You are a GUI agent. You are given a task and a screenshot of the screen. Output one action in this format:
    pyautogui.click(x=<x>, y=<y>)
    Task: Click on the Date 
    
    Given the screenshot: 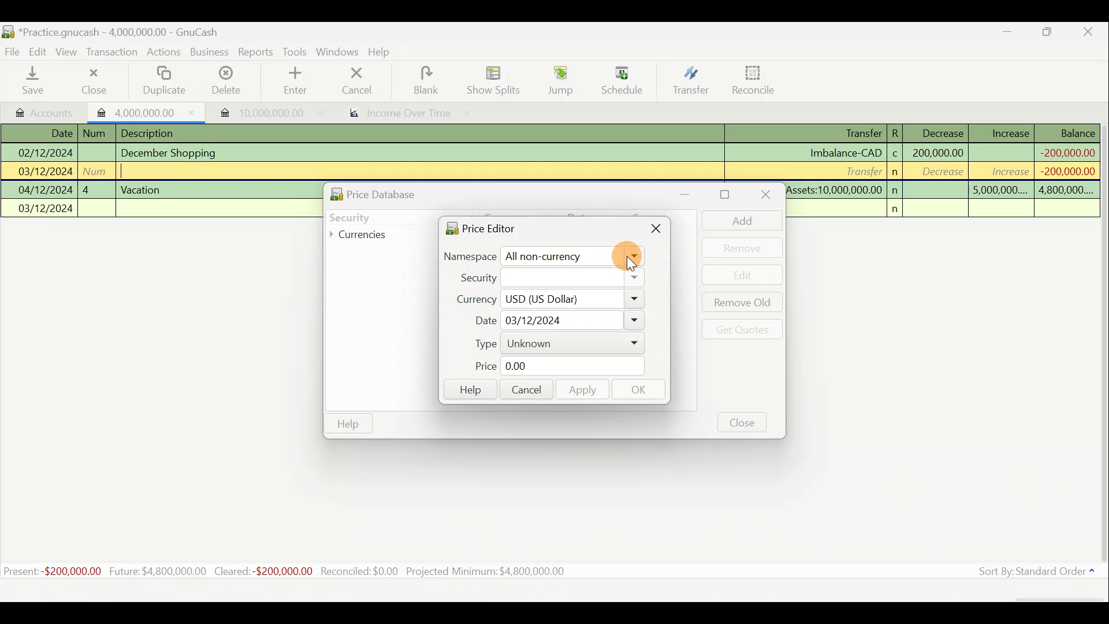 What is the action you would take?
    pyautogui.click(x=54, y=133)
    